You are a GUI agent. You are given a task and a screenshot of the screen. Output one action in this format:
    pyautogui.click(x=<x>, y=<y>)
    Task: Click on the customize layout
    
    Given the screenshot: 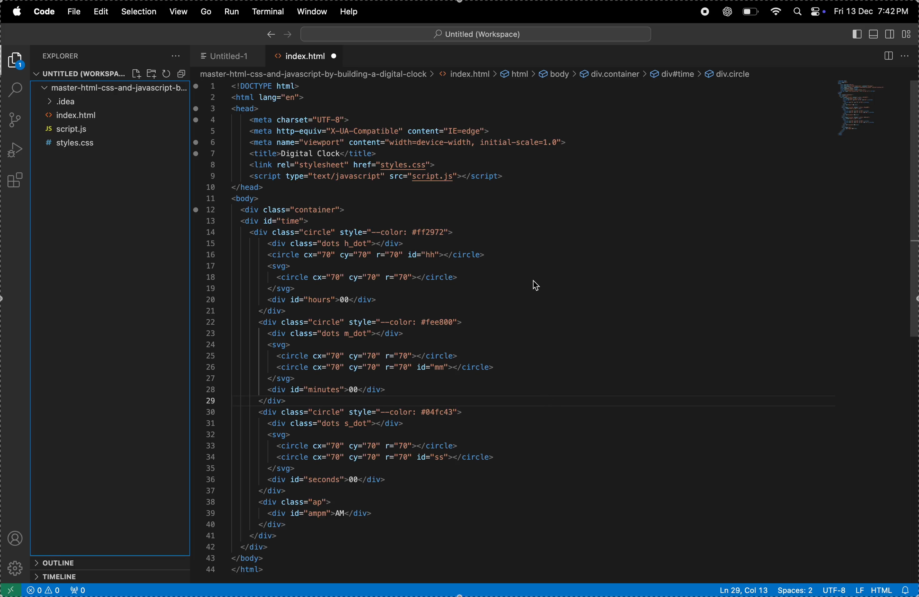 What is the action you would take?
    pyautogui.click(x=909, y=33)
    